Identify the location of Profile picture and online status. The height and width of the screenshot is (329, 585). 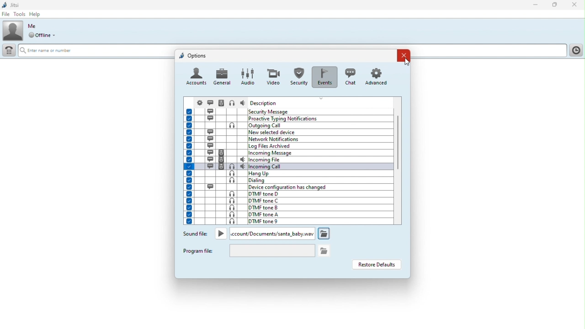
(32, 31).